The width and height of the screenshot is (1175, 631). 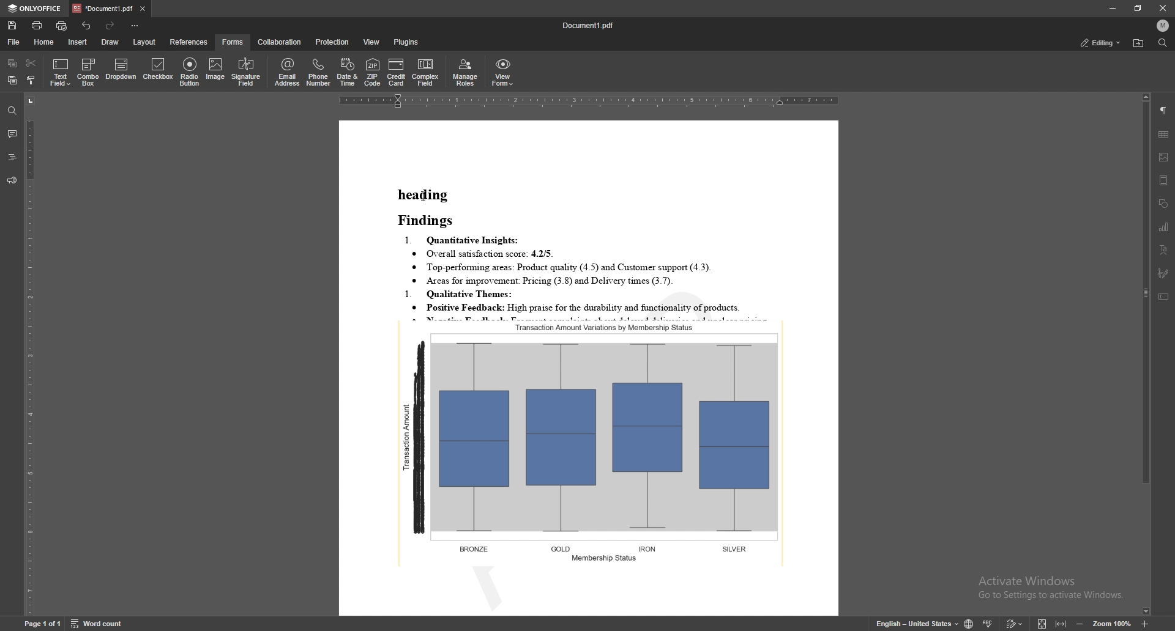 What do you see at coordinates (333, 42) in the screenshot?
I see `protection` at bounding box center [333, 42].